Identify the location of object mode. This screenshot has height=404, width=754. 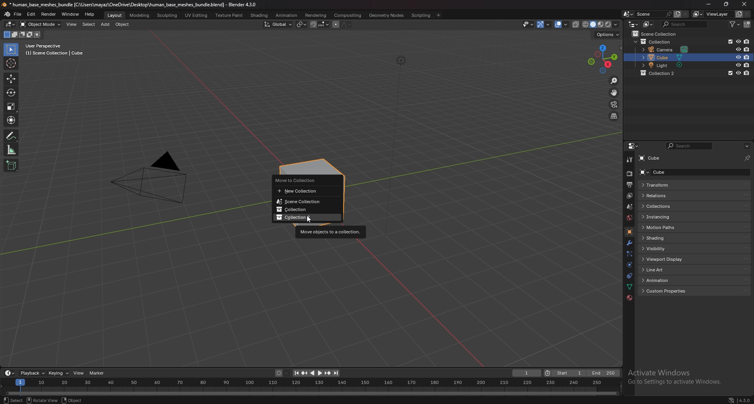
(40, 24).